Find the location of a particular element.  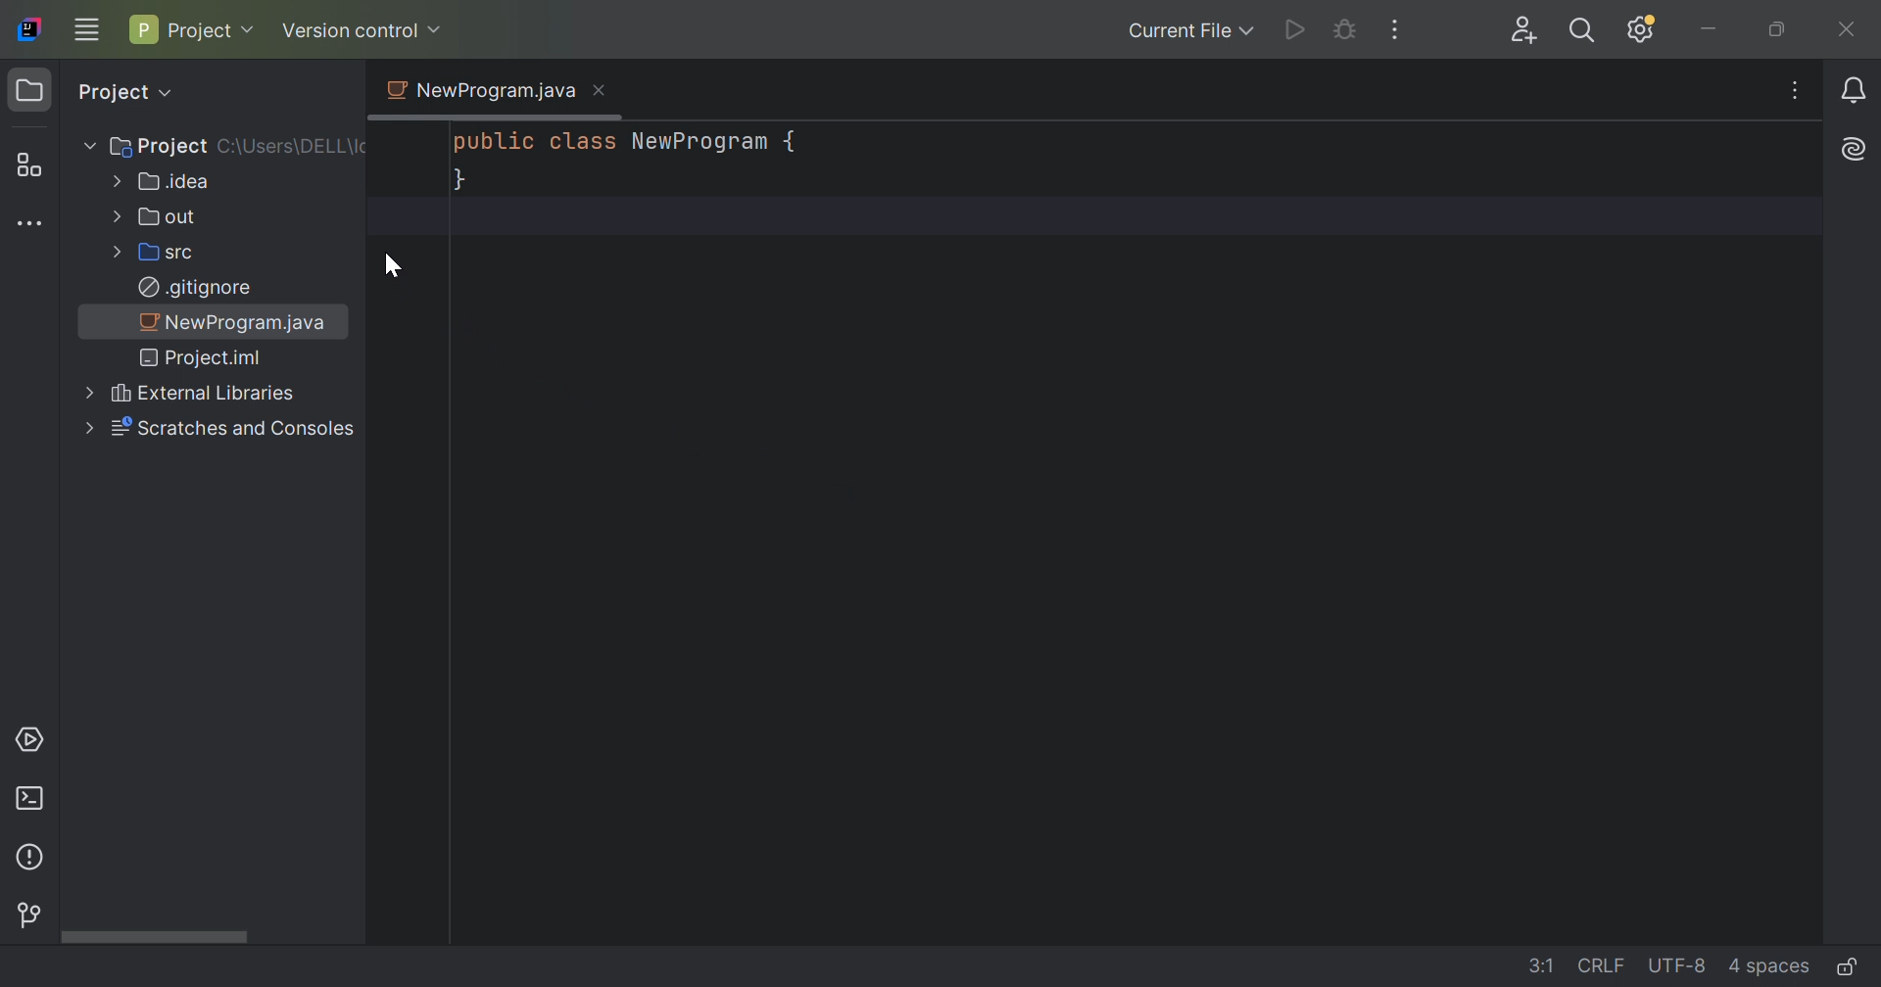

More tool windows is located at coordinates (30, 225).